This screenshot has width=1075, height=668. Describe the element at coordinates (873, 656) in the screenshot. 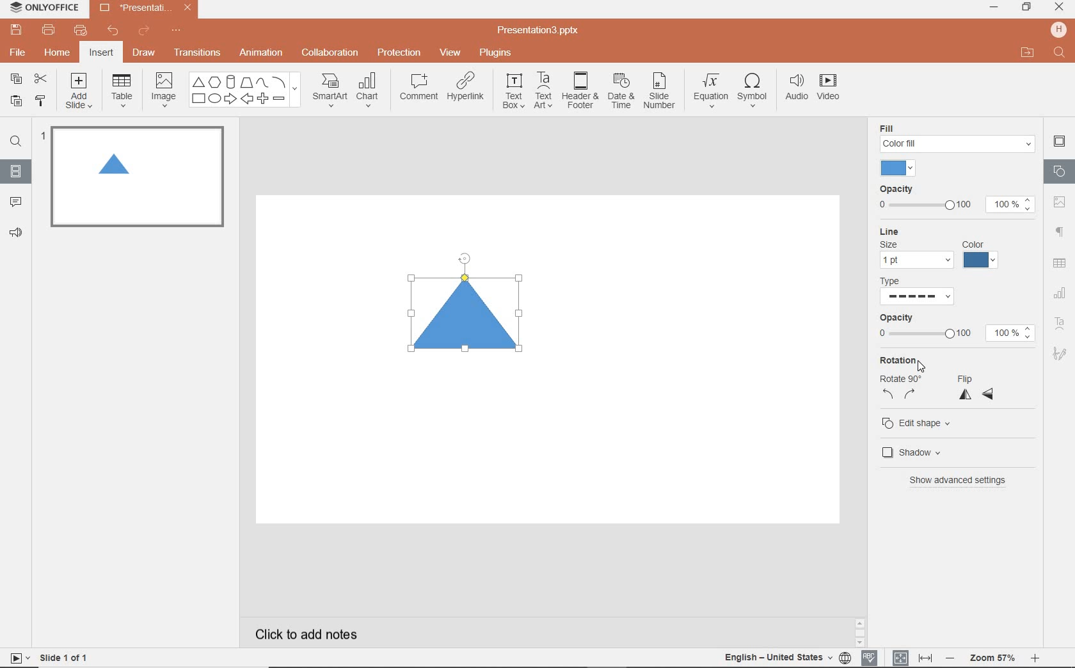

I see `SPELL CHECKING` at that location.